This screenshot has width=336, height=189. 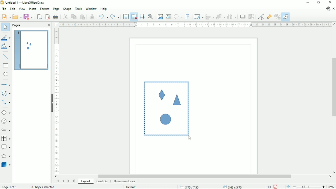 What do you see at coordinates (17, 16) in the screenshot?
I see `Open` at bounding box center [17, 16].